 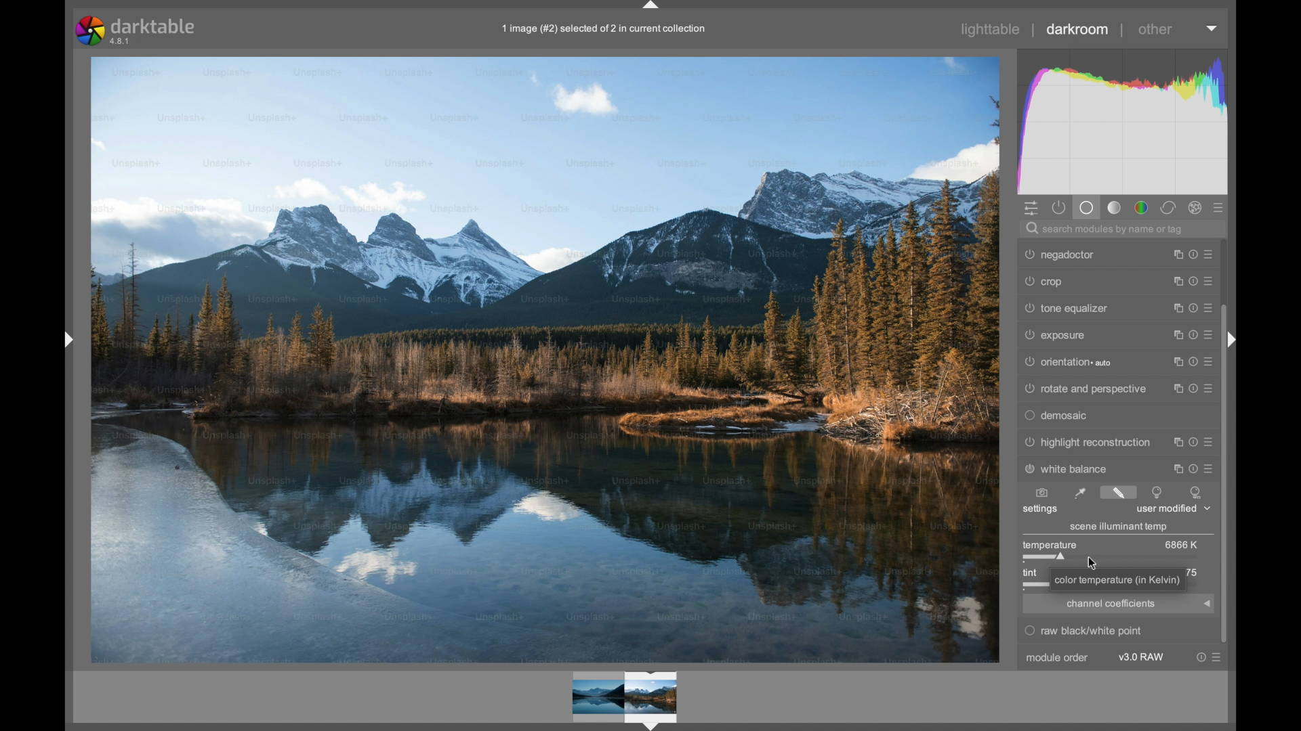 I want to click on Drag handle, so click(x=65, y=338).